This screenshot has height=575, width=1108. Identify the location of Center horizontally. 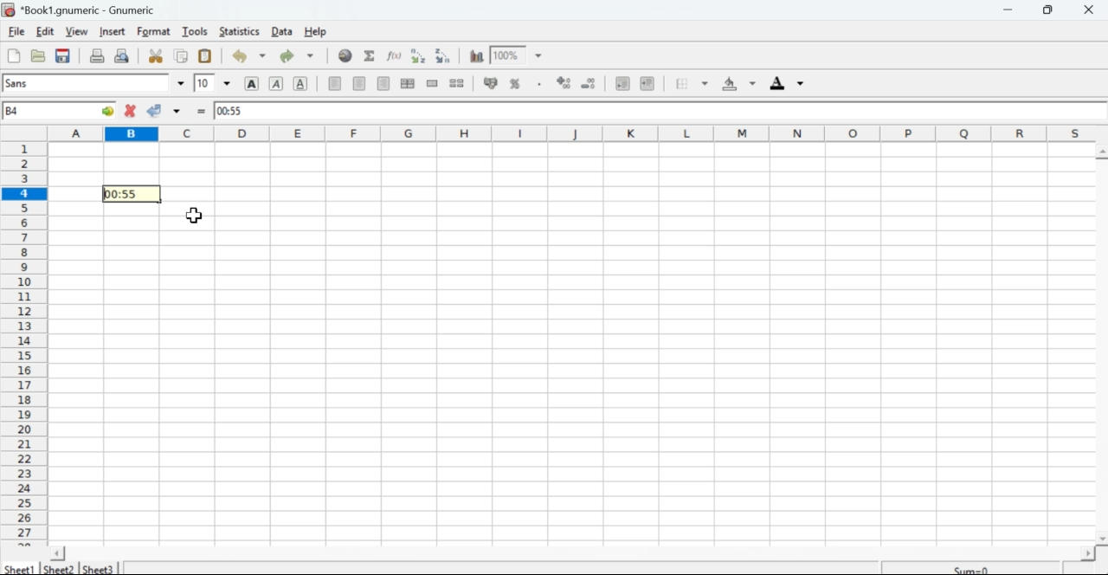
(360, 84).